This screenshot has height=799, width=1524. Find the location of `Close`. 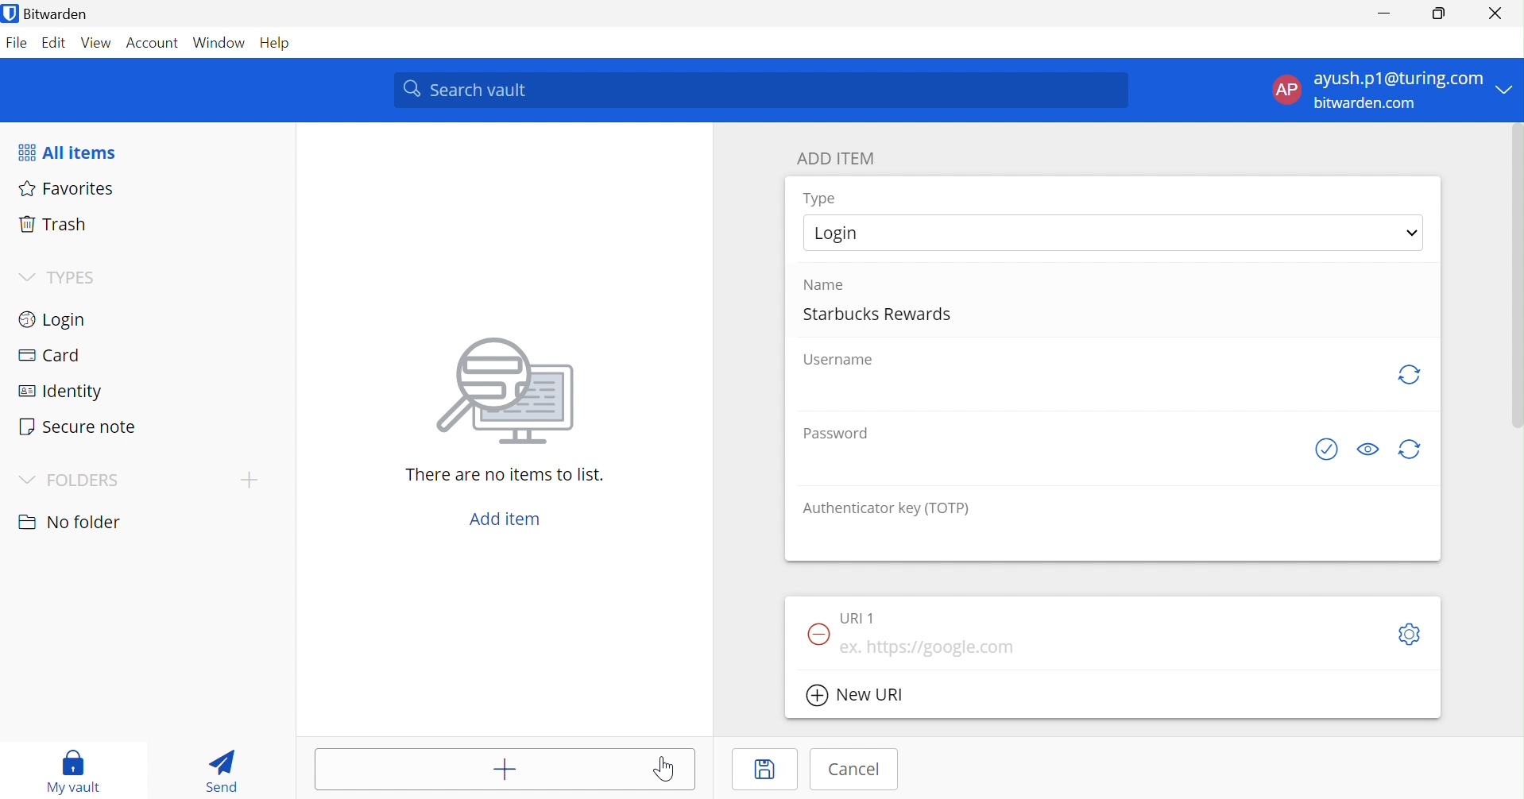

Close is located at coordinates (1498, 14).